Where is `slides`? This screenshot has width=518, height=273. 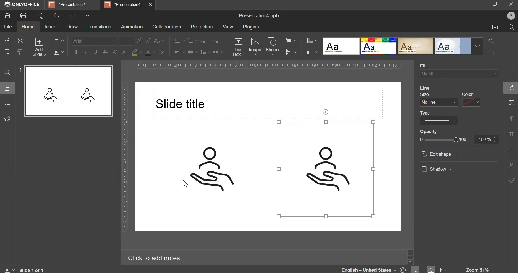
slides is located at coordinates (7, 88).